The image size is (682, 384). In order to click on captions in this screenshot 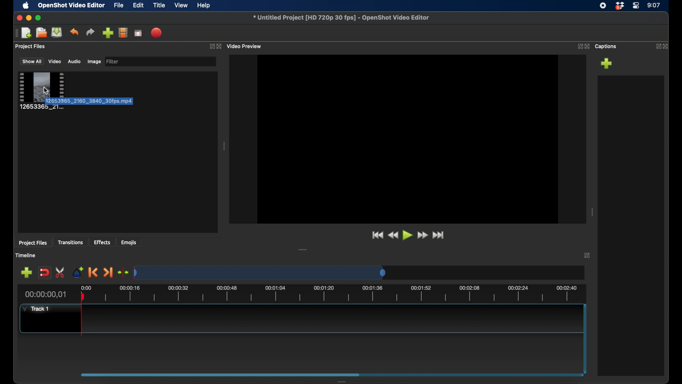, I will do `click(607, 47)`.